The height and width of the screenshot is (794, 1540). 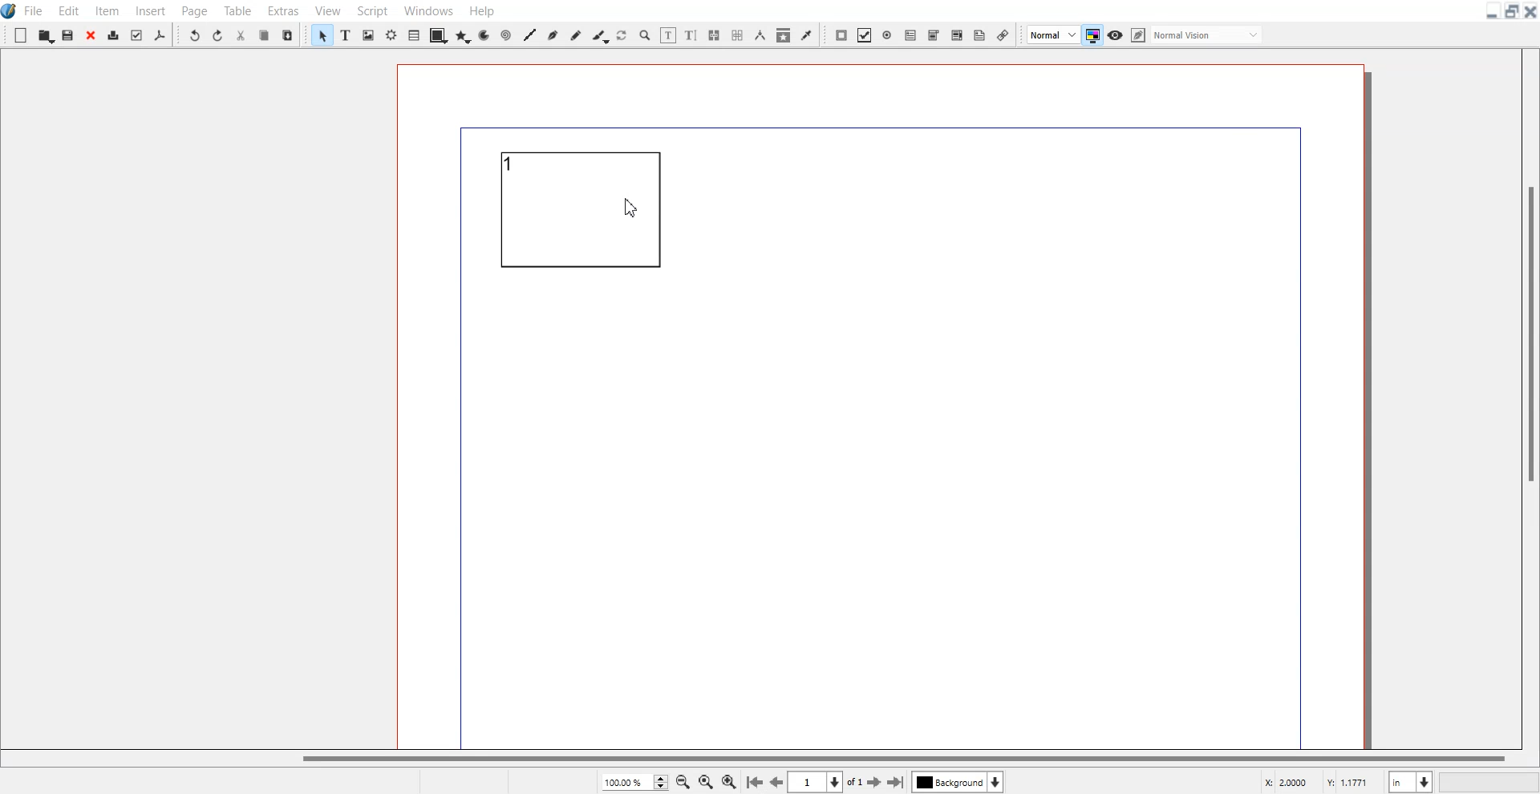 I want to click on Go to the preview mode, so click(x=777, y=782).